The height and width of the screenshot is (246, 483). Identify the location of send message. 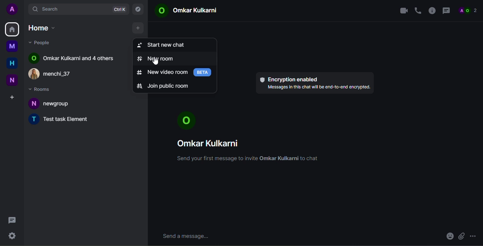
(188, 236).